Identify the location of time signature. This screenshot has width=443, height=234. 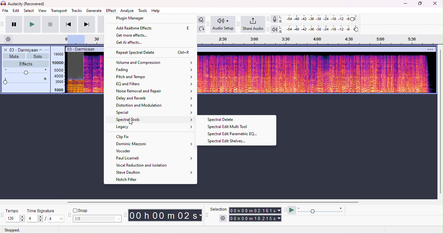
(40, 211).